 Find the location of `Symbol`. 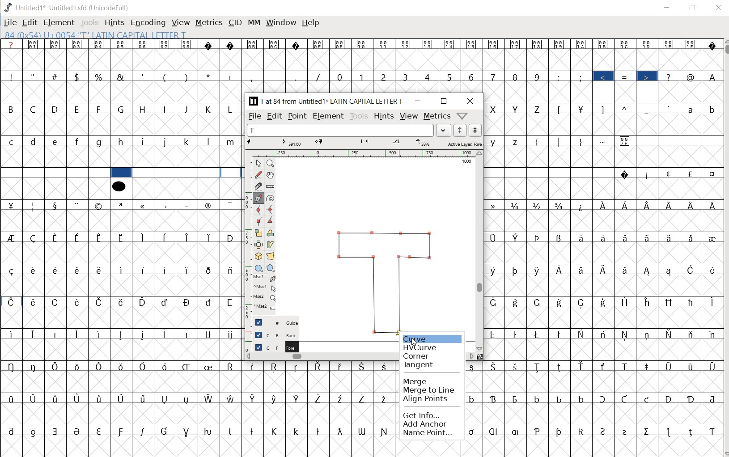

Symbol is located at coordinates (495, 366).